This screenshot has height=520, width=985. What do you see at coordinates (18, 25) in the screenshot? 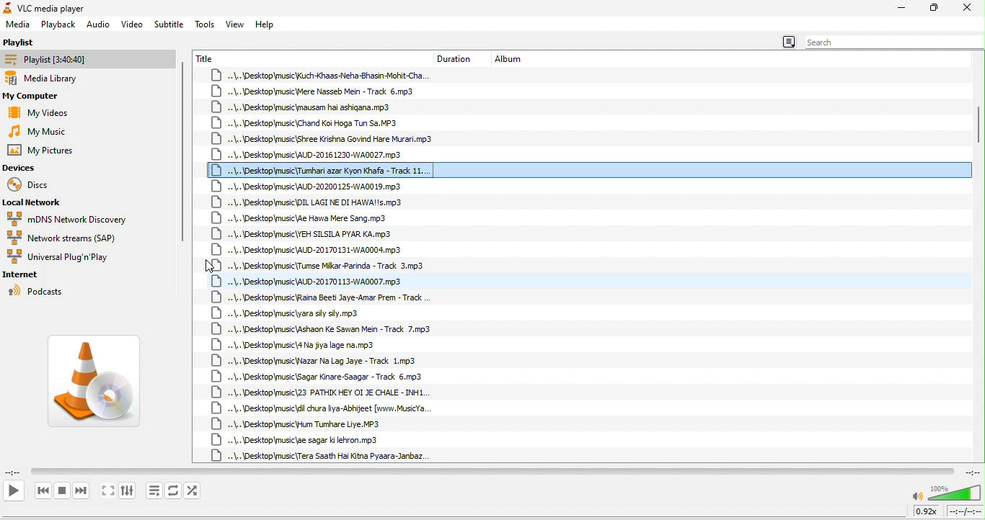
I see `media` at bounding box center [18, 25].